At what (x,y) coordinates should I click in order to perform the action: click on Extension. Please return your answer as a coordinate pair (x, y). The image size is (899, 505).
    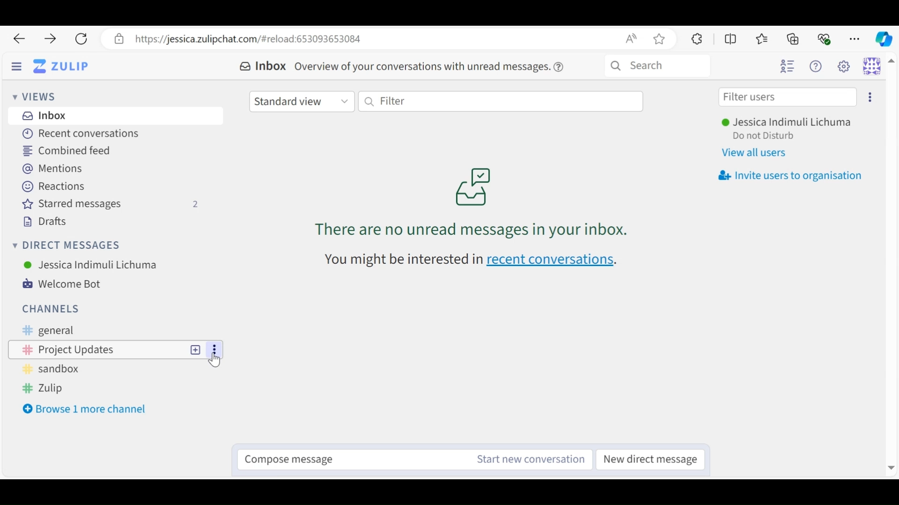
    Looking at the image, I should click on (695, 38).